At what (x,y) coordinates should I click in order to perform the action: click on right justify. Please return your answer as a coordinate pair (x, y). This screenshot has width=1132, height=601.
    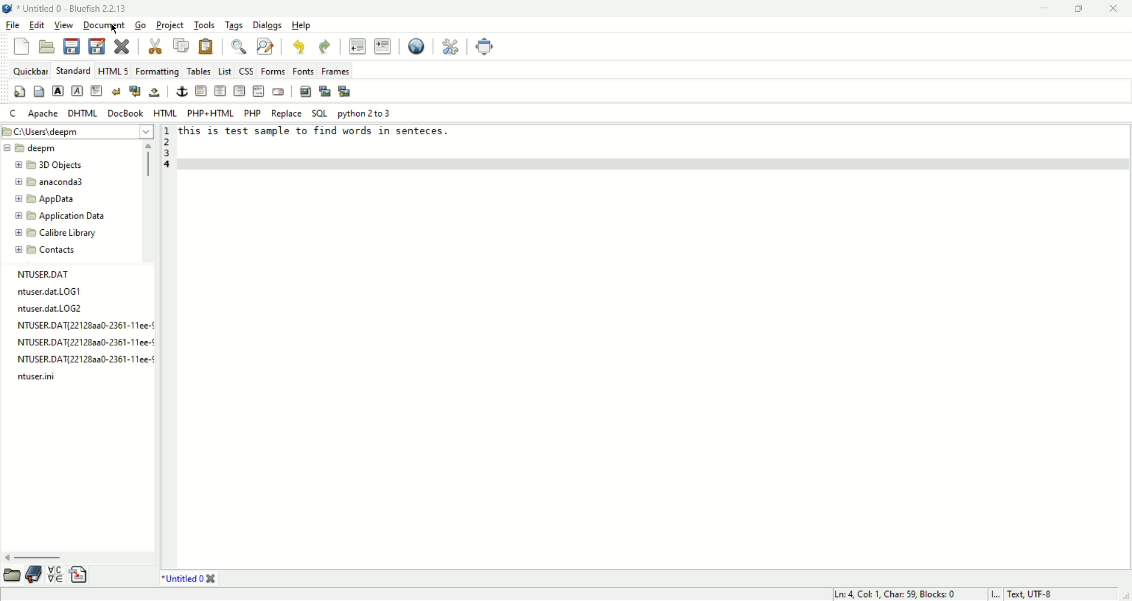
    Looking at the image, I should click on (239, 91).